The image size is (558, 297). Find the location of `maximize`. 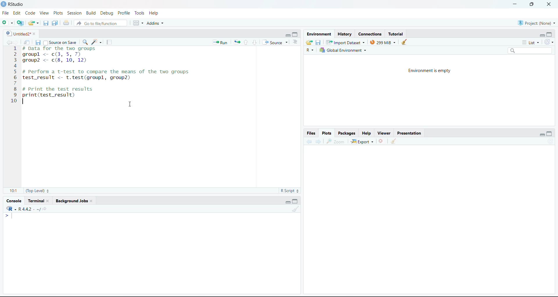

maximize is located at coordinates (295, 201).